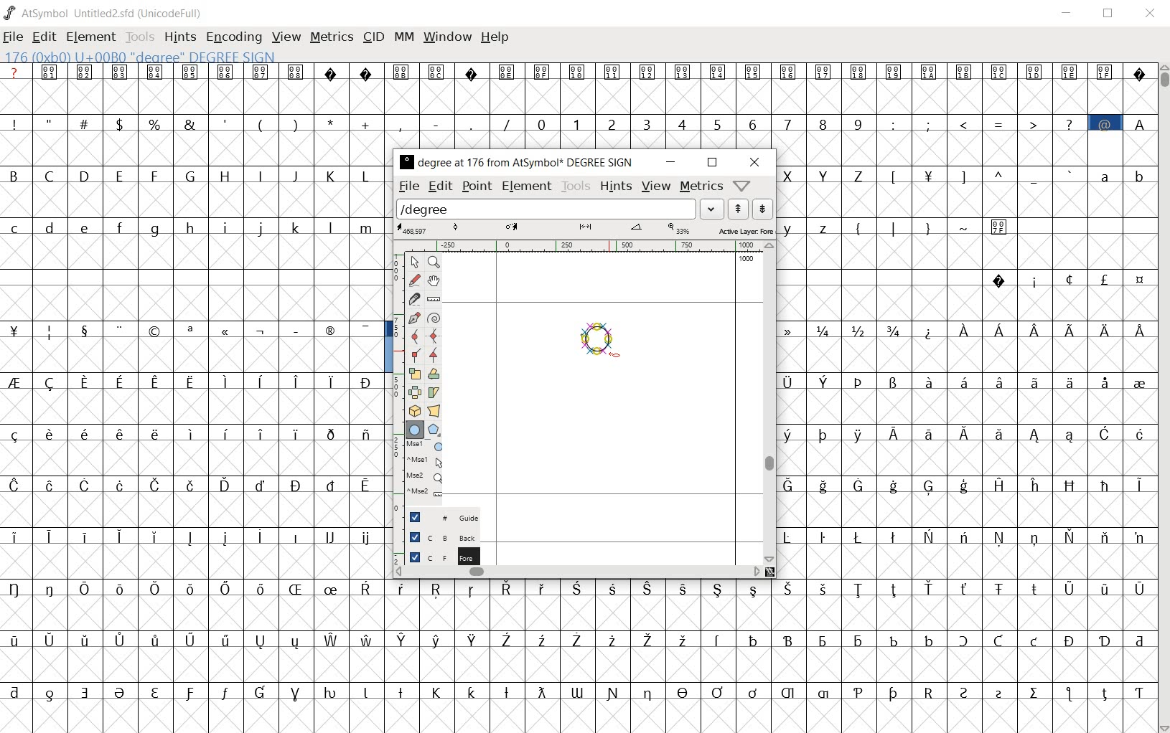 The width and height of the screenshot is (1170, 733). I want to click on empty glyph slots, so click(769, 664).